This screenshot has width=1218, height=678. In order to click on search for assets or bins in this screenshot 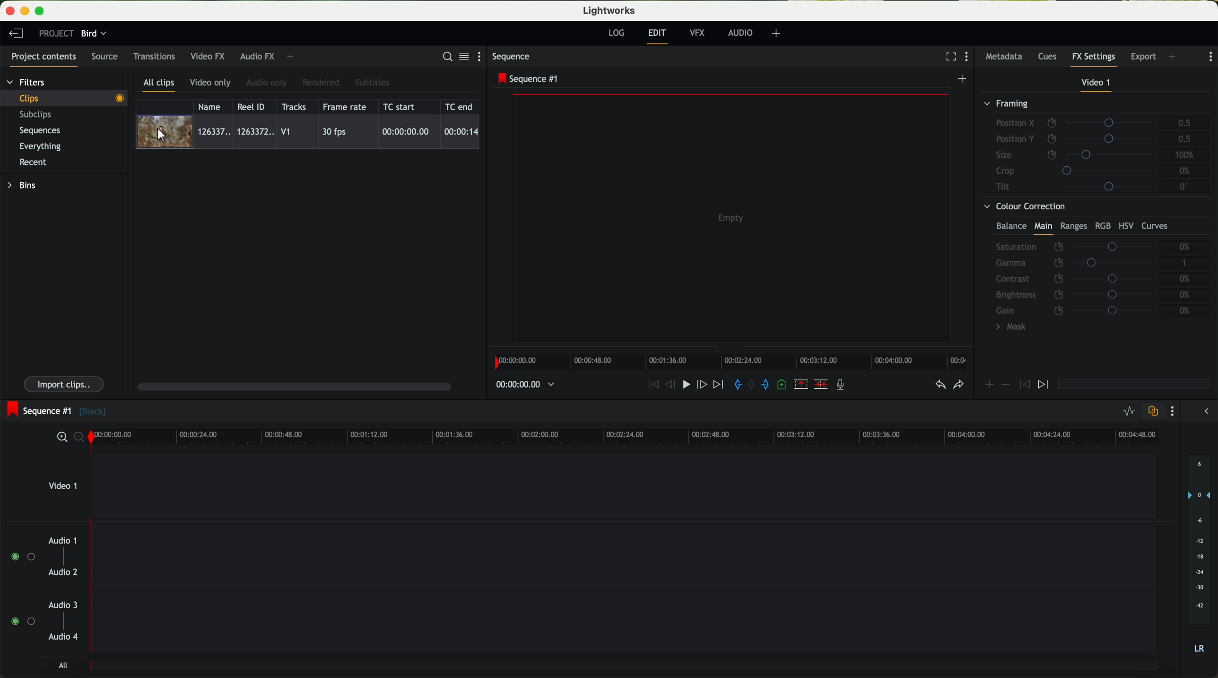, I will do `click(444, 57)`.